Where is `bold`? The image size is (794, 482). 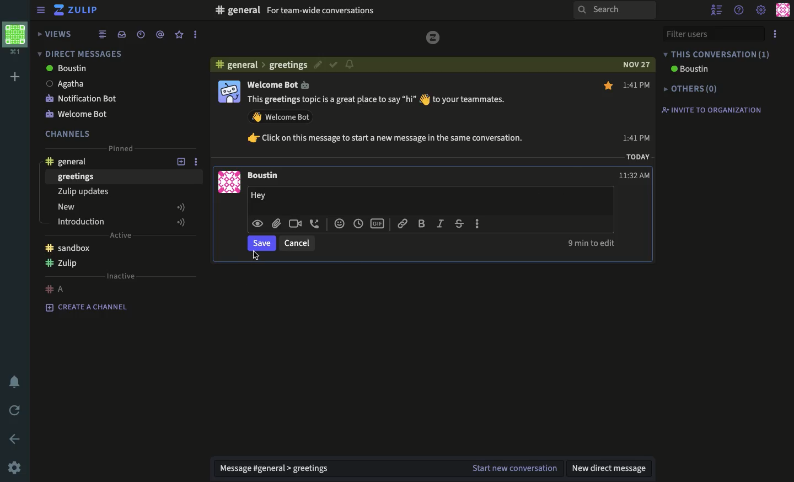
bold is located at coordinates (422, 225).